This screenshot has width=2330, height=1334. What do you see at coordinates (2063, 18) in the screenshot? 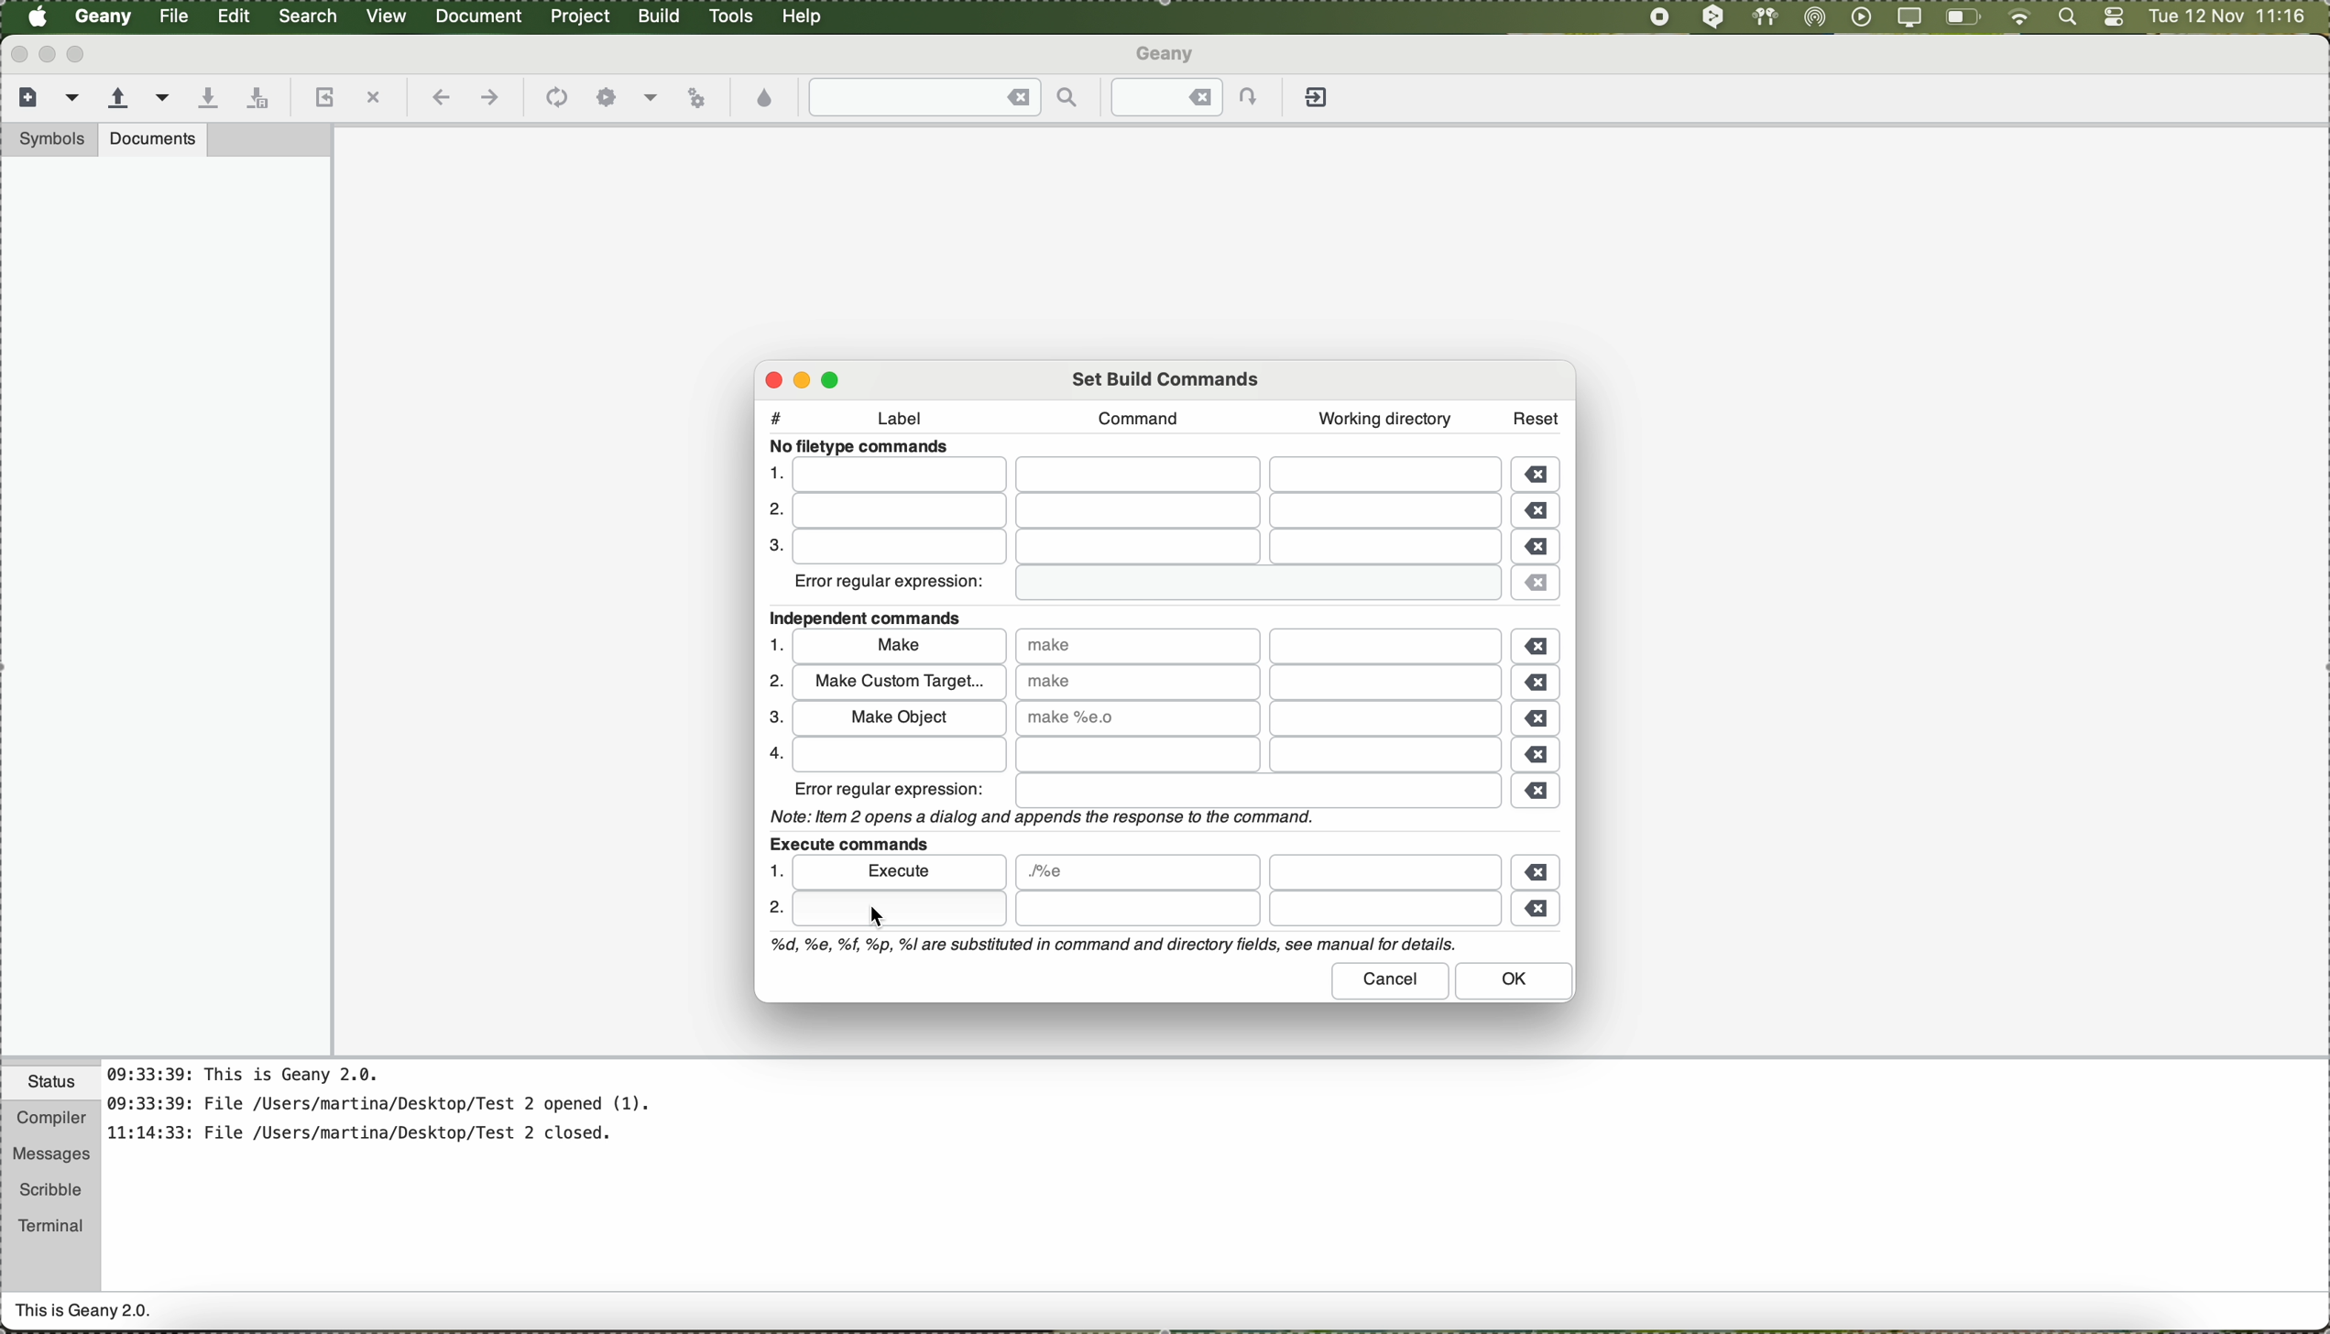
I see `spotlight search` at bounding box center [2063, 18].